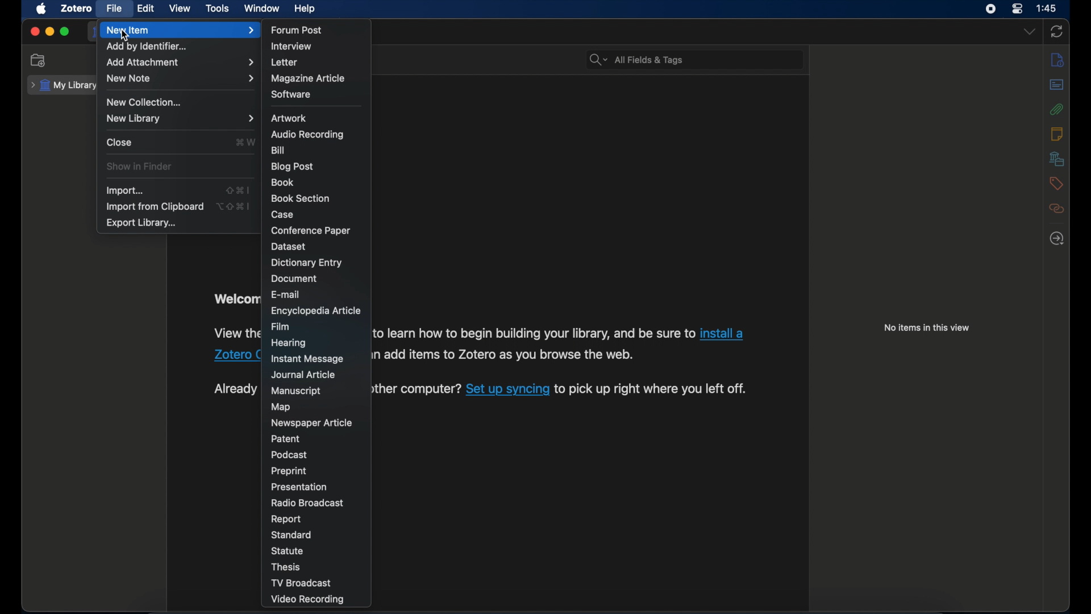 This screenshot has width=1091, height=614. I want to click on standard, so click(293, 534).